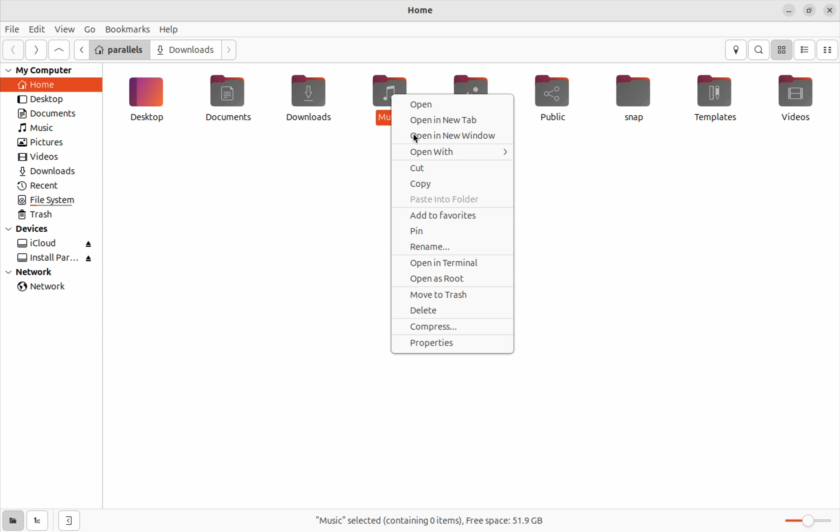 The height and width of the screenshot is (532, 840). What do you see at coordinates (44, 186) in the screenshot?
I see `recent` at bounding box center [44, 186].